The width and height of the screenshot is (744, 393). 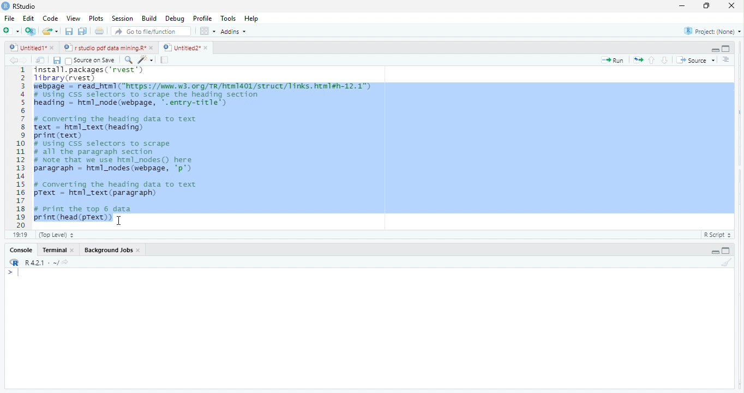 I want to click on Background Jobs, so click(x=107, y=249).